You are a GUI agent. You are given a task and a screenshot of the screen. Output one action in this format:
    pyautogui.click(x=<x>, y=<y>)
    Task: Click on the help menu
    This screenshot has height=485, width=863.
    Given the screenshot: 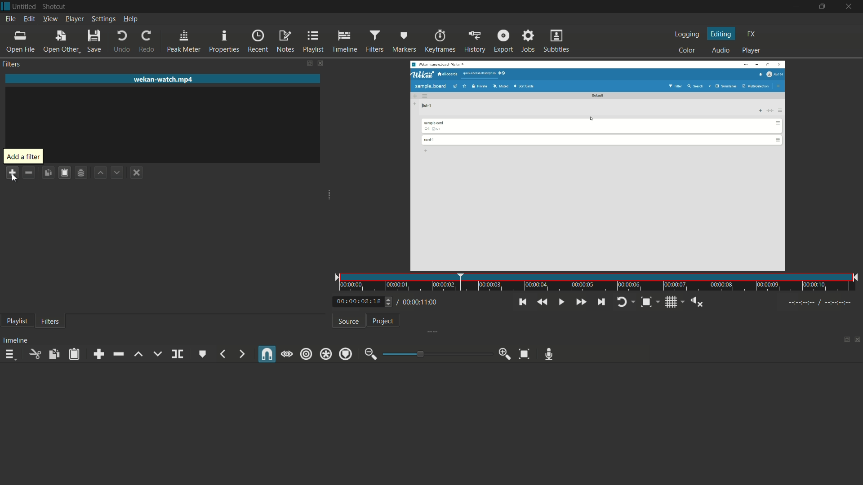 What is the action you would take?
    pyautogui.click(x=132, y=19)
    